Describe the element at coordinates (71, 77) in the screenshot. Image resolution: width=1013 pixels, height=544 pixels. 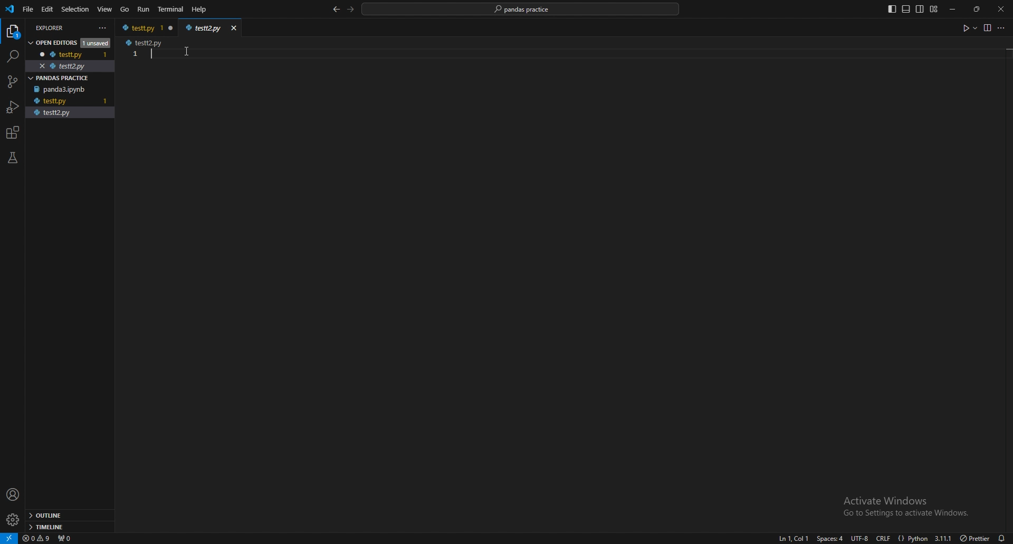
I see `pandas practice` at that location.